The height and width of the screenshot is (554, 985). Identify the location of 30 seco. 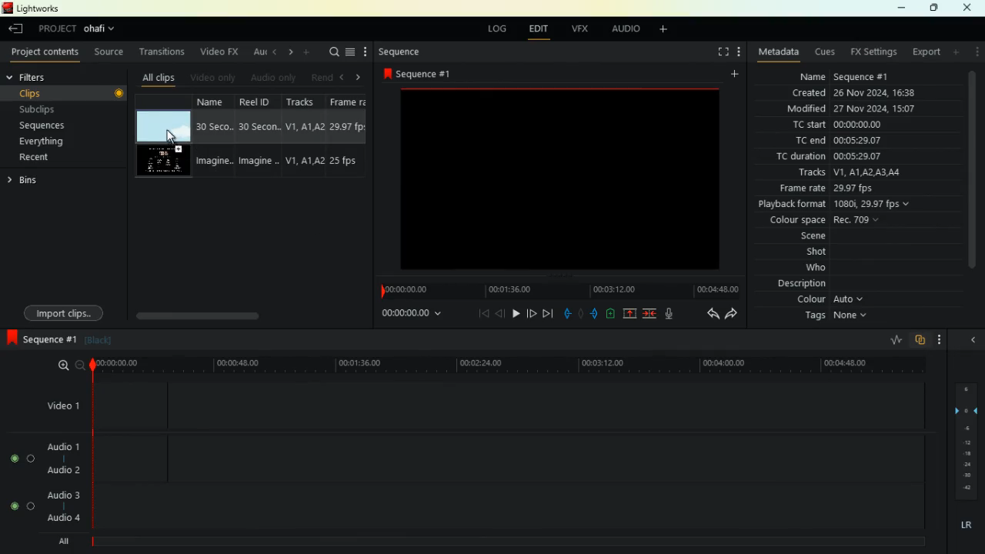
(259, 127).